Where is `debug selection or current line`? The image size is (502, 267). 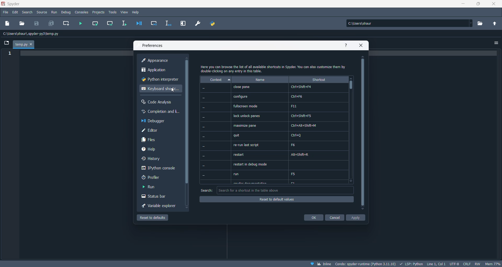
debug selection or current line is located at coordinates (169, 24).